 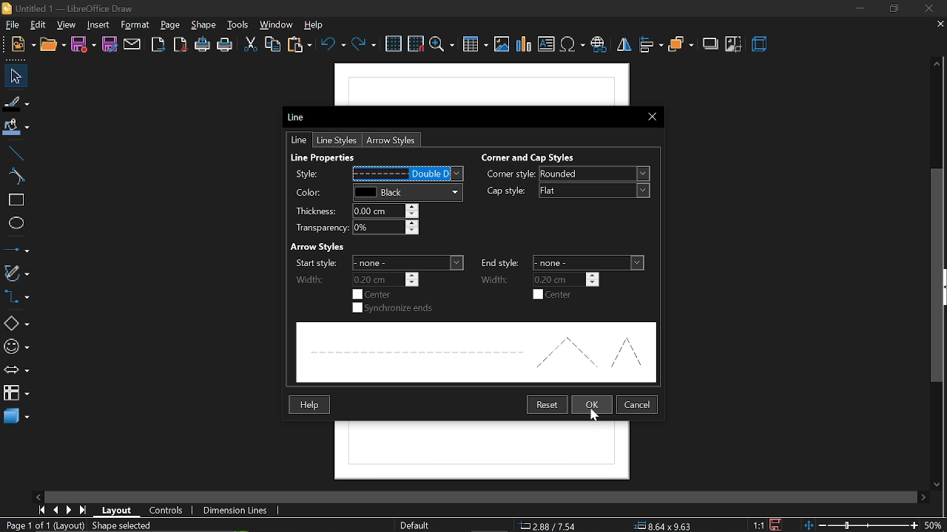 What do you see at coordinates (16, 222) in the screenshot?
I see `ellipse` at bounding box center [16, 222].